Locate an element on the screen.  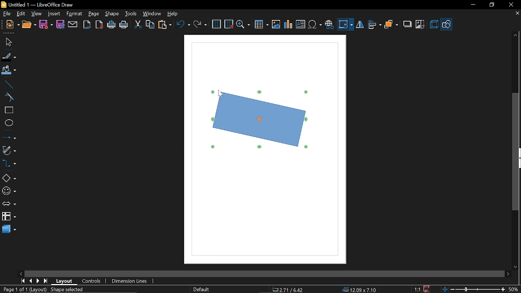
dimension lines is located at coordinates (129, 281).